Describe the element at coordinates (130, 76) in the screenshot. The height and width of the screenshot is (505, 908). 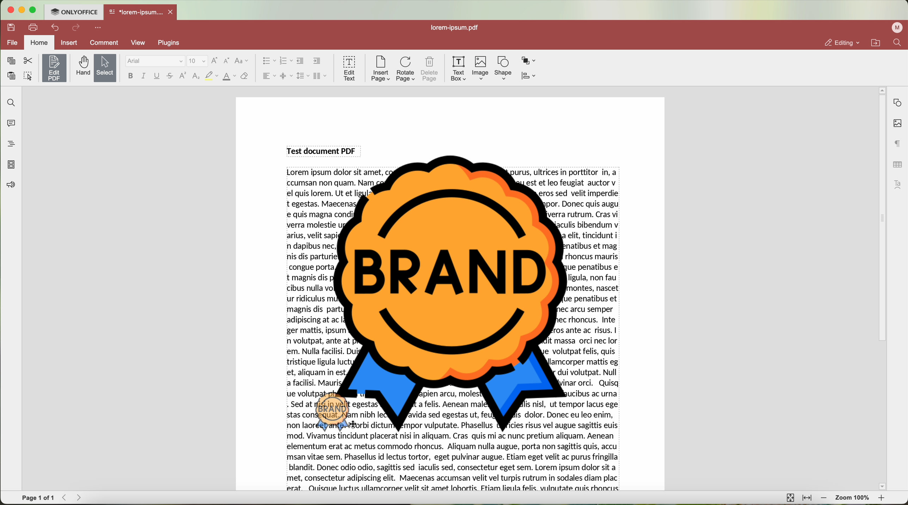
I see `bold` at that location.